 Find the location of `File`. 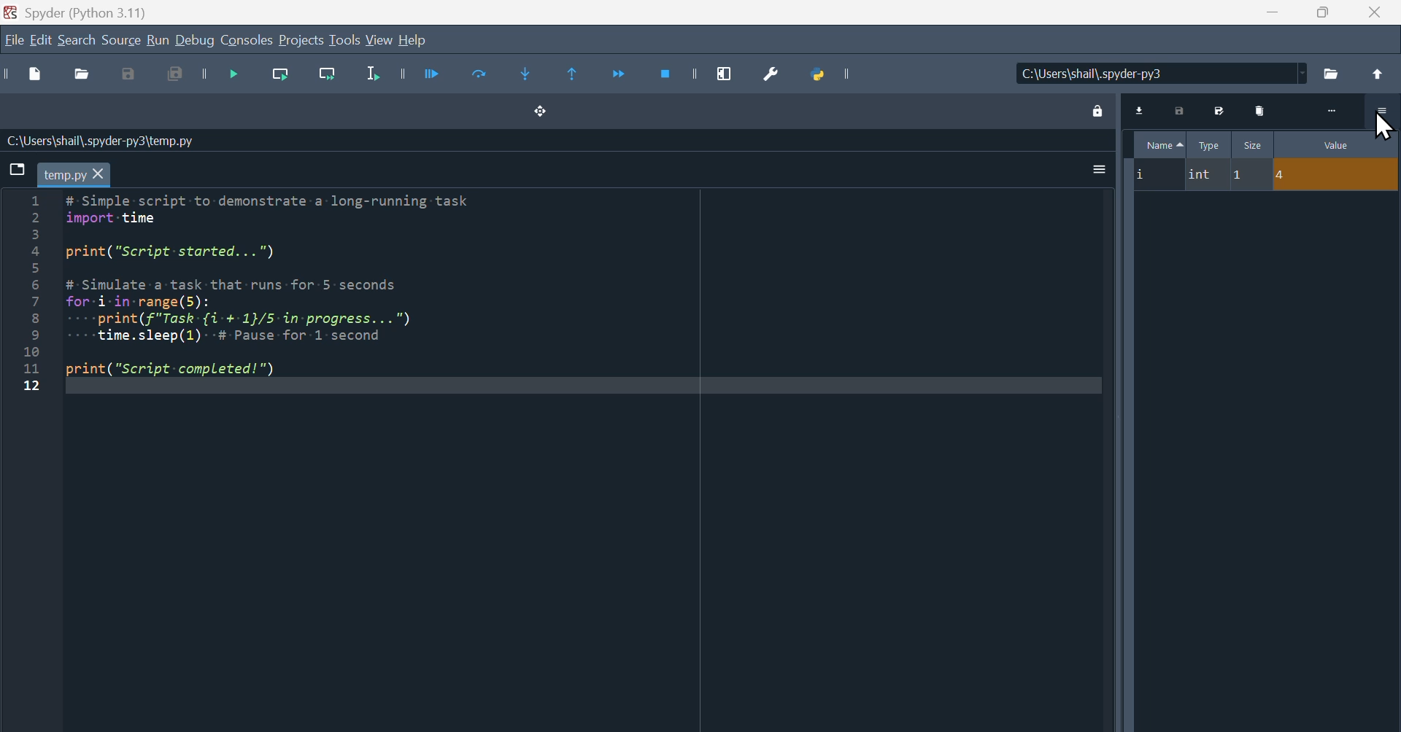

File is located at coordinates (1265, 175).